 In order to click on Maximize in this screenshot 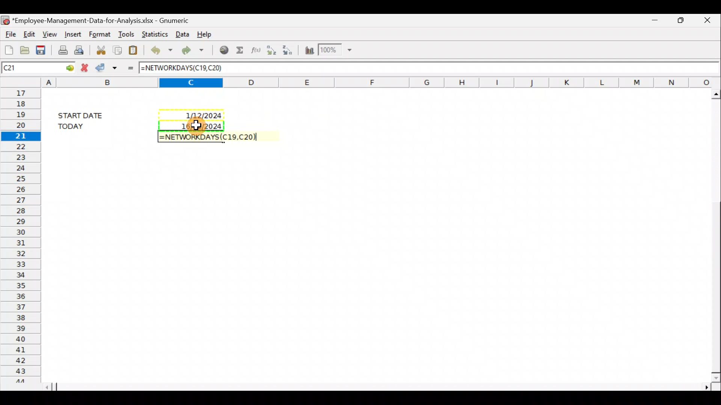, I will do `click(680, 21)`.